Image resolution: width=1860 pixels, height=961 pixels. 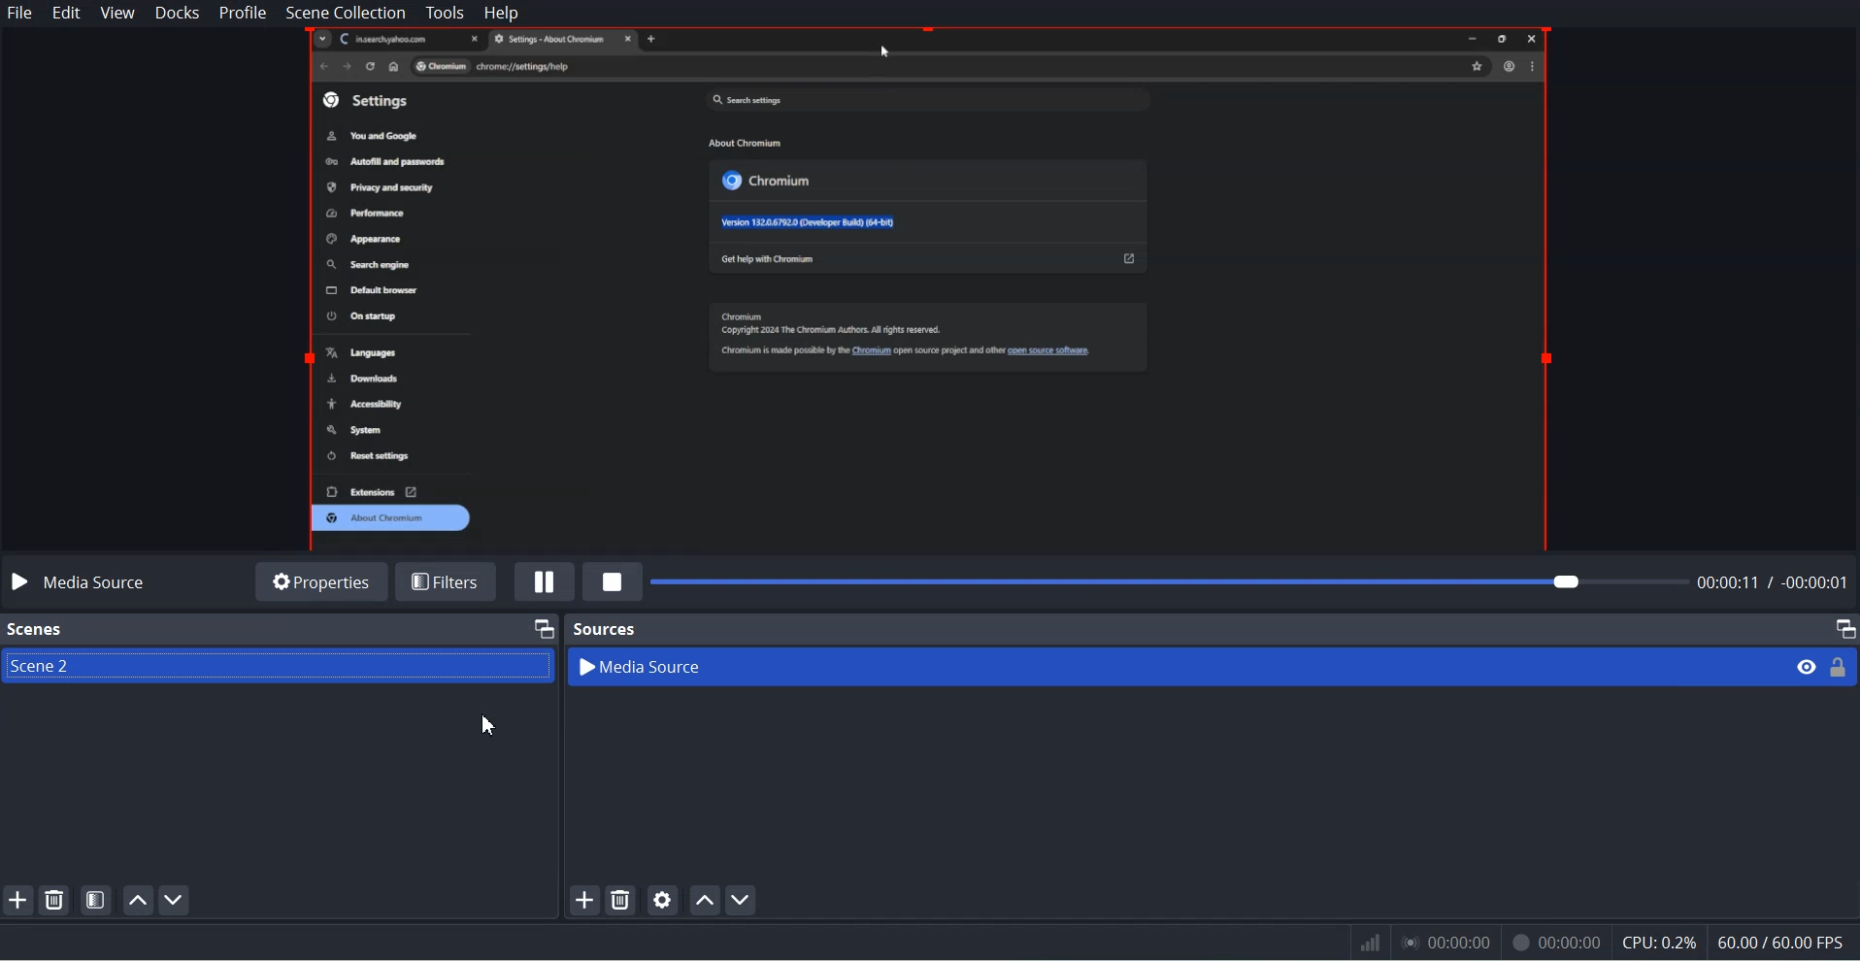 I want to click on File time adjuster, so click(x=1253, y=581).